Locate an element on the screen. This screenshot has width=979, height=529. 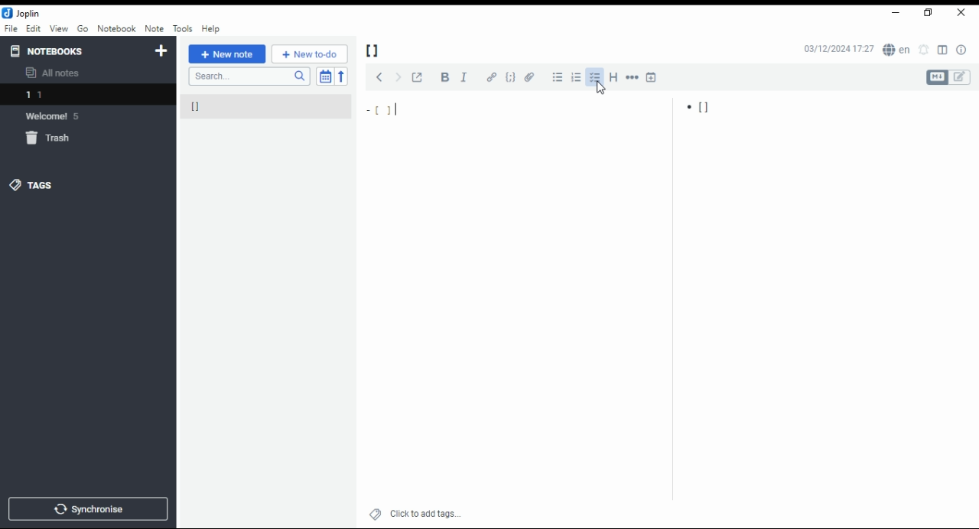
help is located at coordinates (211, 29).